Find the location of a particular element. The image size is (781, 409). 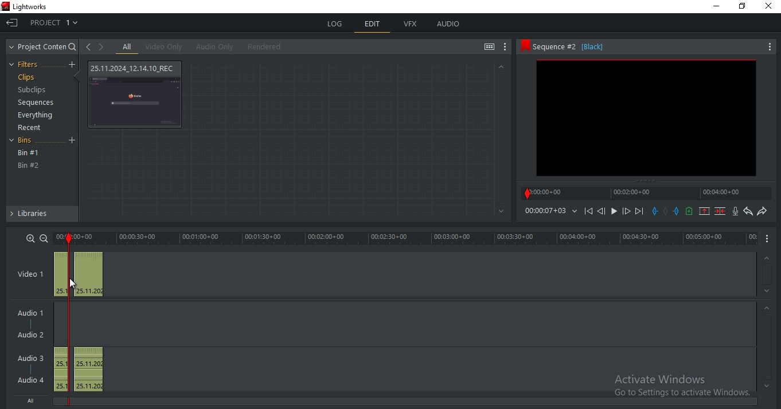

subclips is located at coordinates (33, 91).